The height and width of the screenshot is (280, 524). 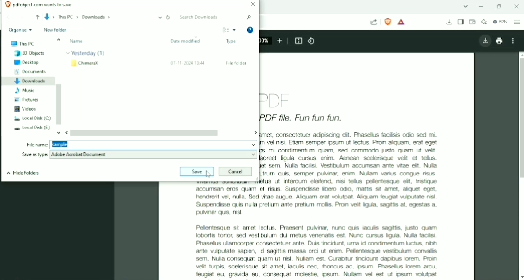 What do you see at coordinates (55, 30) in the screenshot?
I see `New folder` at bounding box center [55, 30].